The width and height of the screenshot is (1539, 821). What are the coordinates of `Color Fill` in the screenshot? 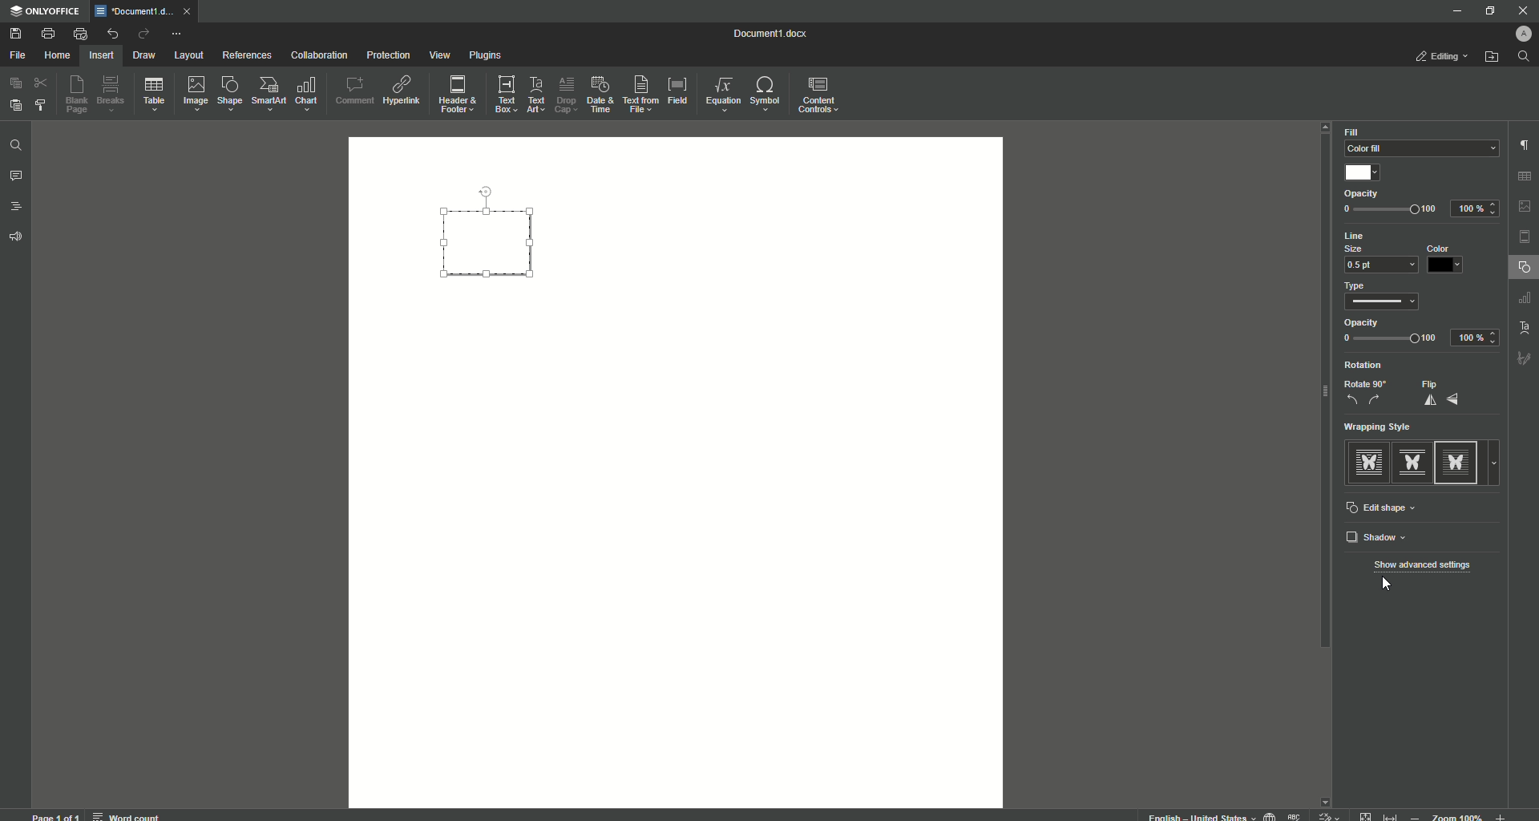 It's located at (1418, 149).